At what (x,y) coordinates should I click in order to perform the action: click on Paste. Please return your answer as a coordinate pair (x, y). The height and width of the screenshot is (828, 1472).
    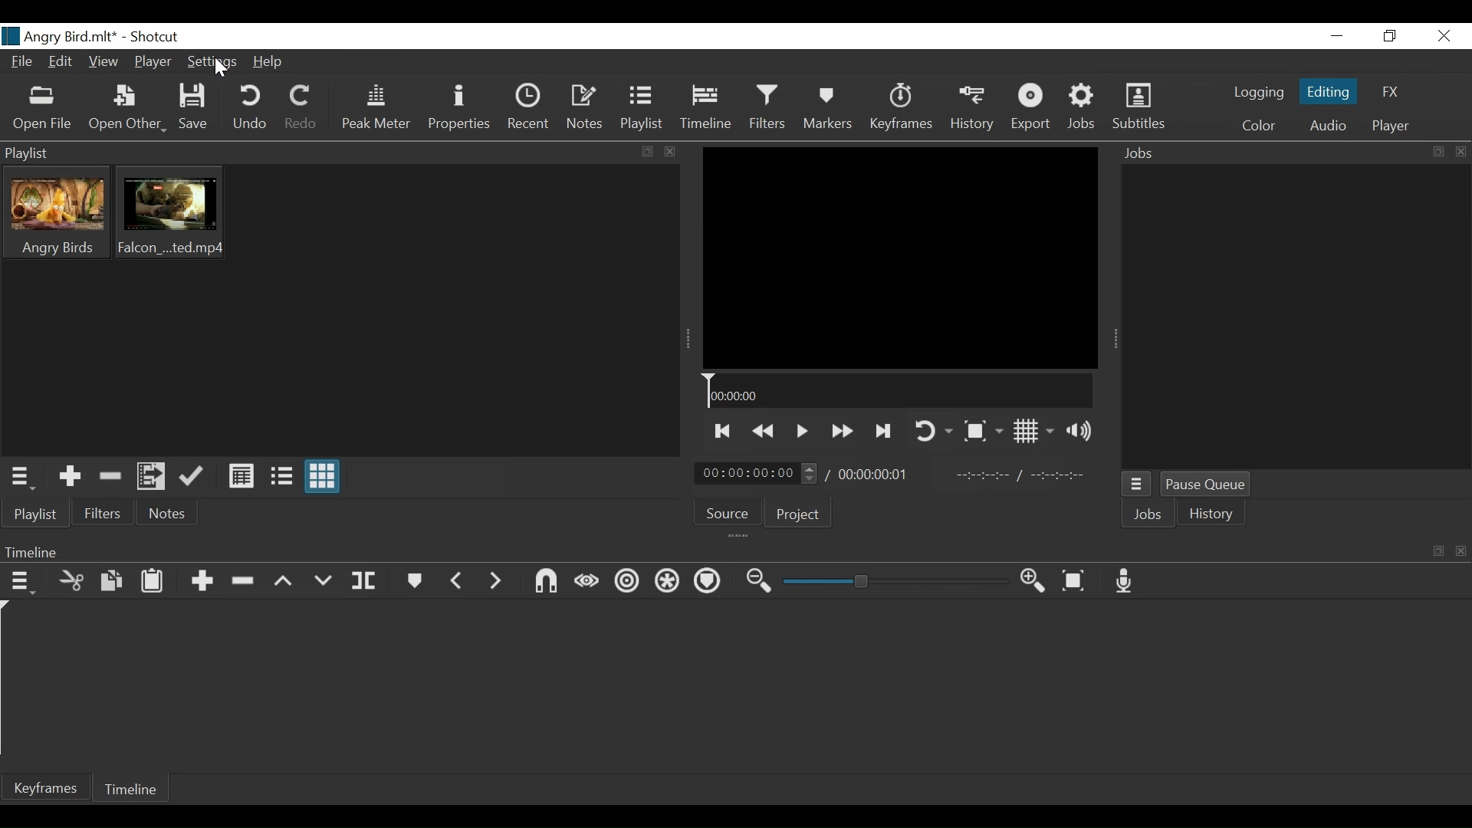
    Looking at the image, I should click on (154, 582).